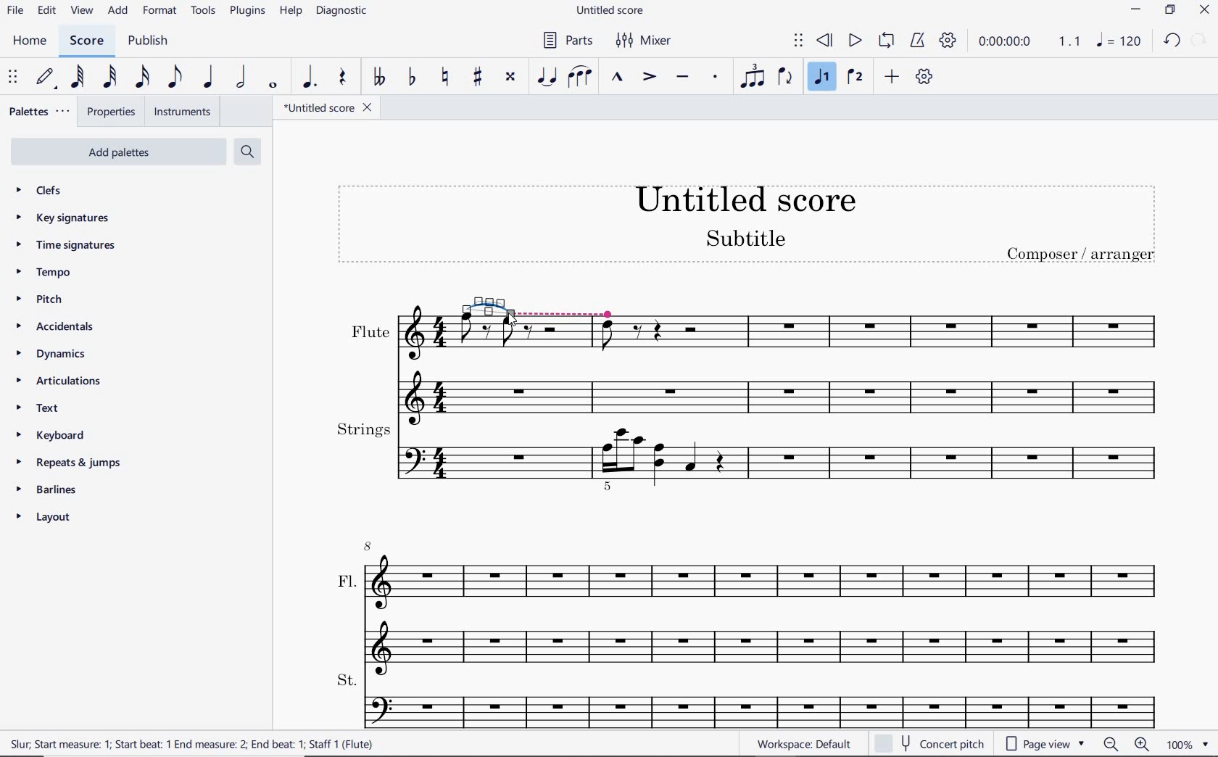 The image size is (1218, 757). What do you see at coordinates (244, 78) in the screenshot?
I see `HALF NOTE` at bounding box center [244, 78].